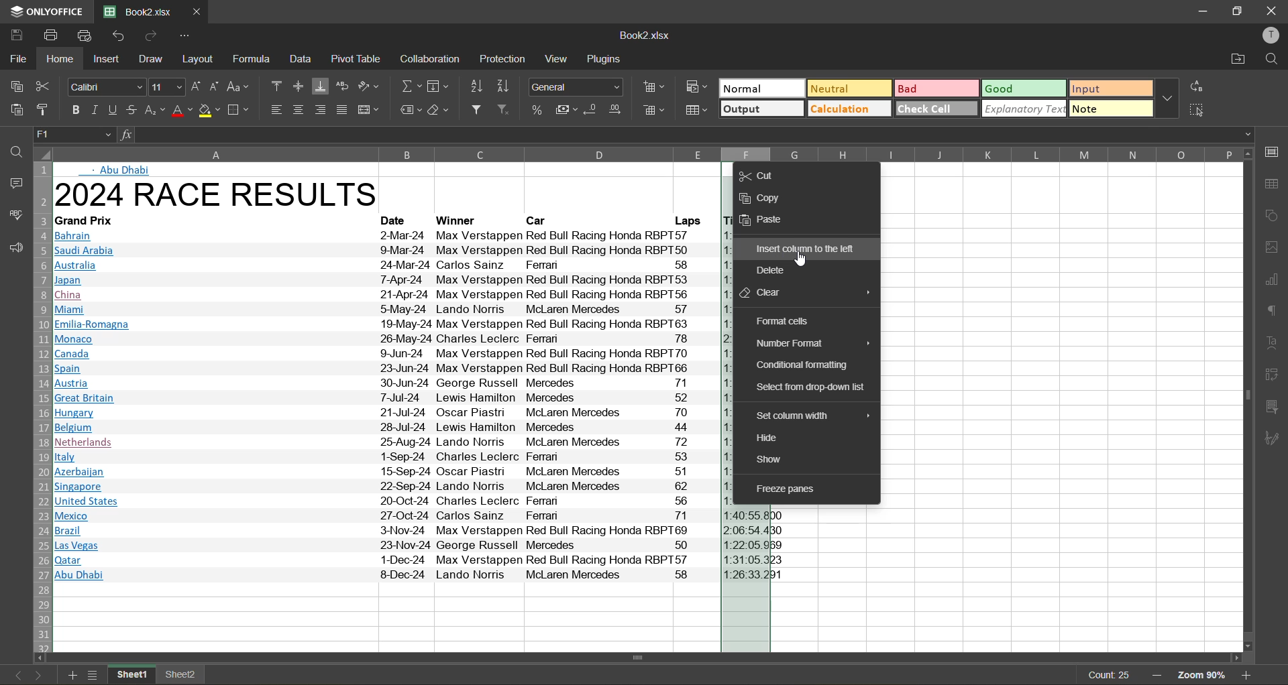  I want to click on bold, so click(73, 109).